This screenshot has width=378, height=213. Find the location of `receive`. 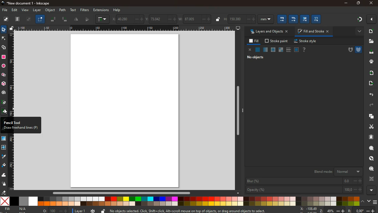

receive is located at coordinates (370, 73).